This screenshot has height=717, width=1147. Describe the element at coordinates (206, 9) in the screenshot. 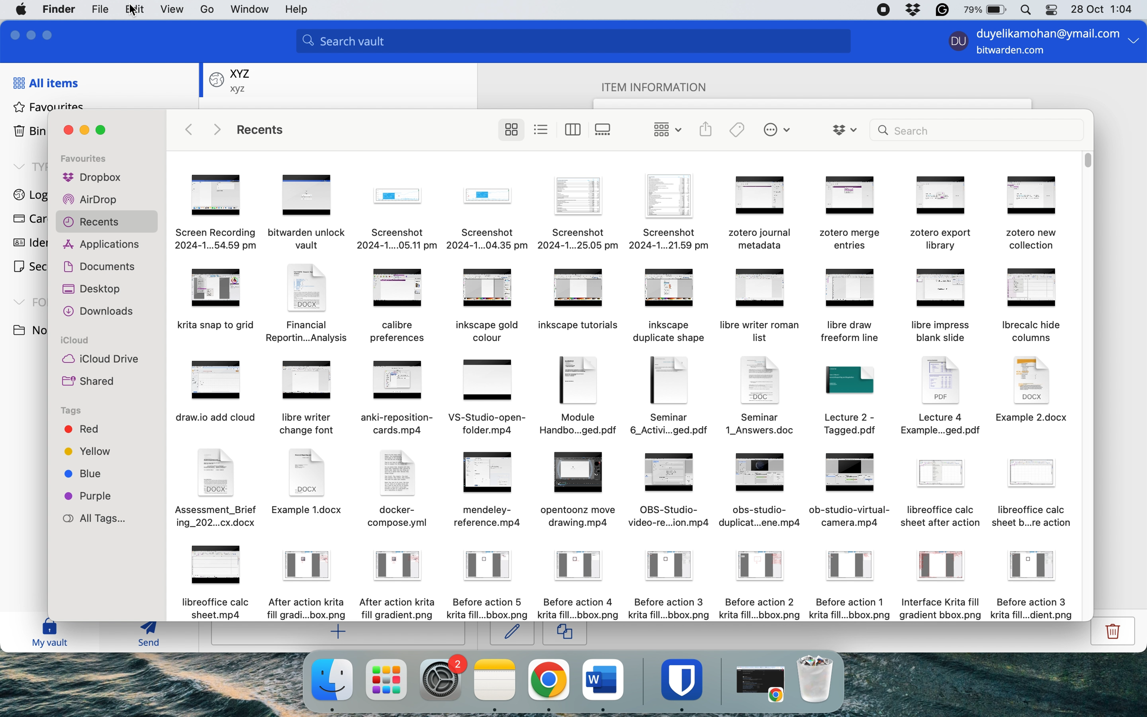

I see `account` at that location.